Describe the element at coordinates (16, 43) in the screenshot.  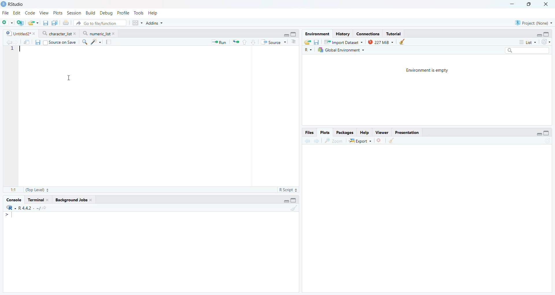
I see `Go to next source location` at that location.